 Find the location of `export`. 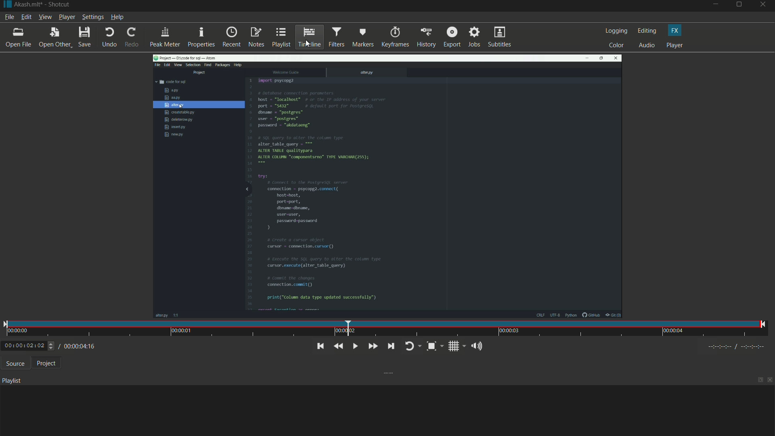

export is located at coordinates (451, 37).